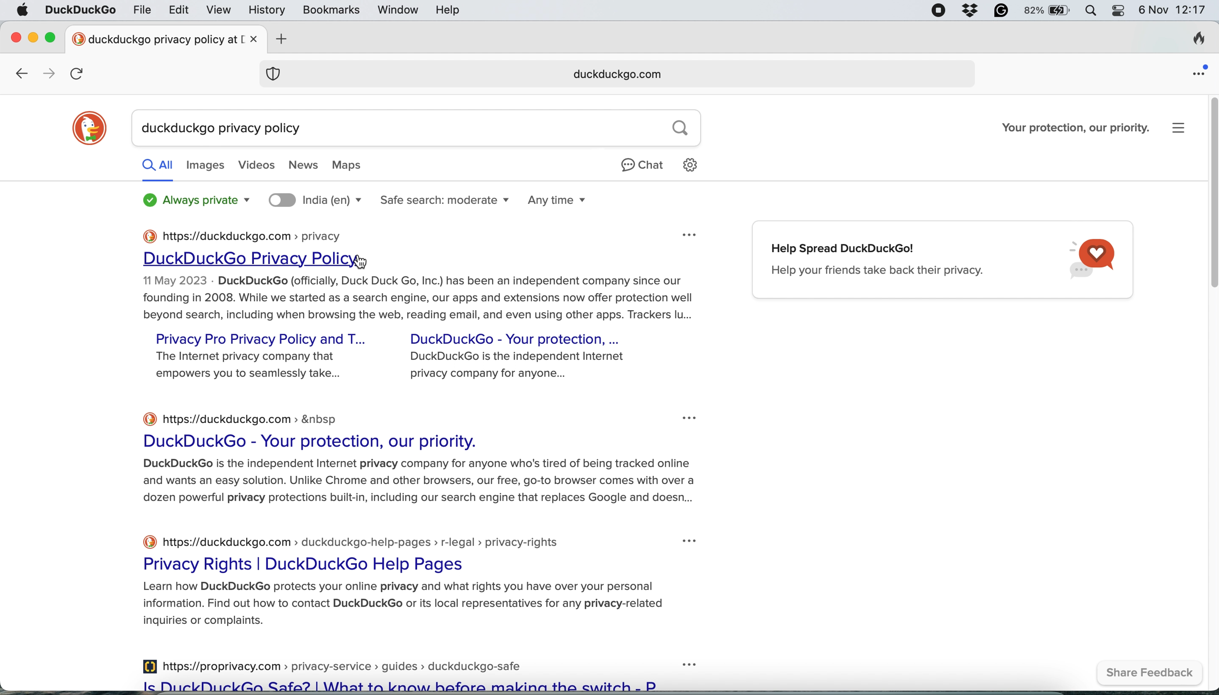 This screenshot has height=695, width=1219. What do you see at coordinates (315, 201) in the screenshot?
I see `search location` at bounding box center [315, 201].